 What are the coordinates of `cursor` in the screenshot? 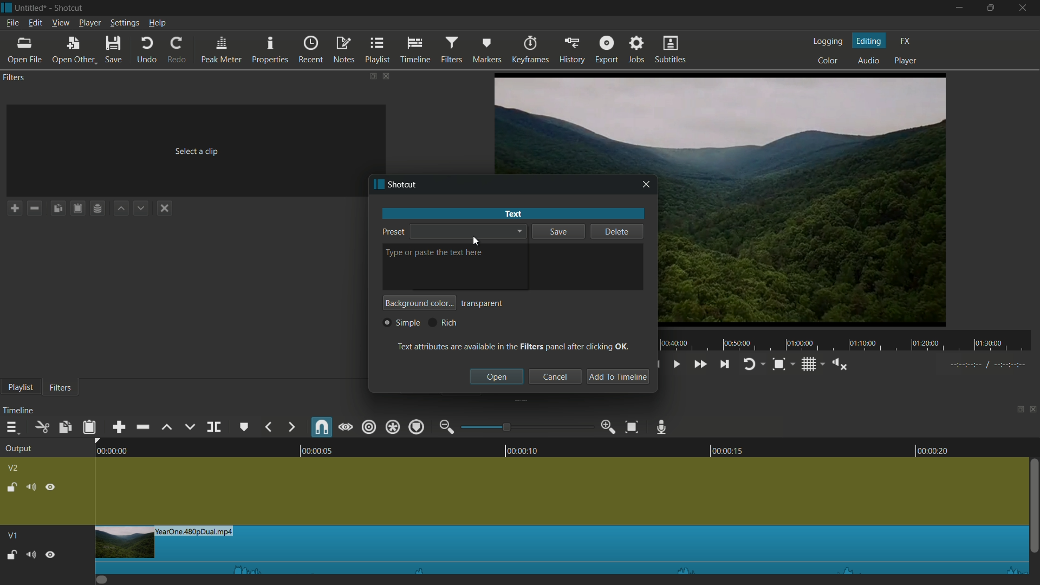 It's located at (477, 241).